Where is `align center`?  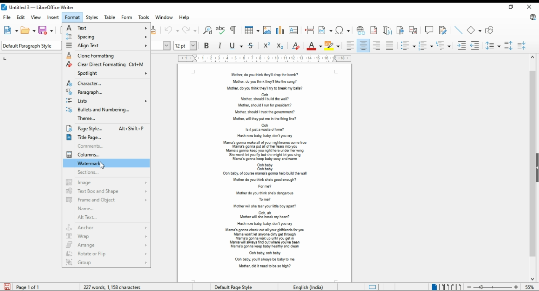 align center is located at coordinates (363, 45).